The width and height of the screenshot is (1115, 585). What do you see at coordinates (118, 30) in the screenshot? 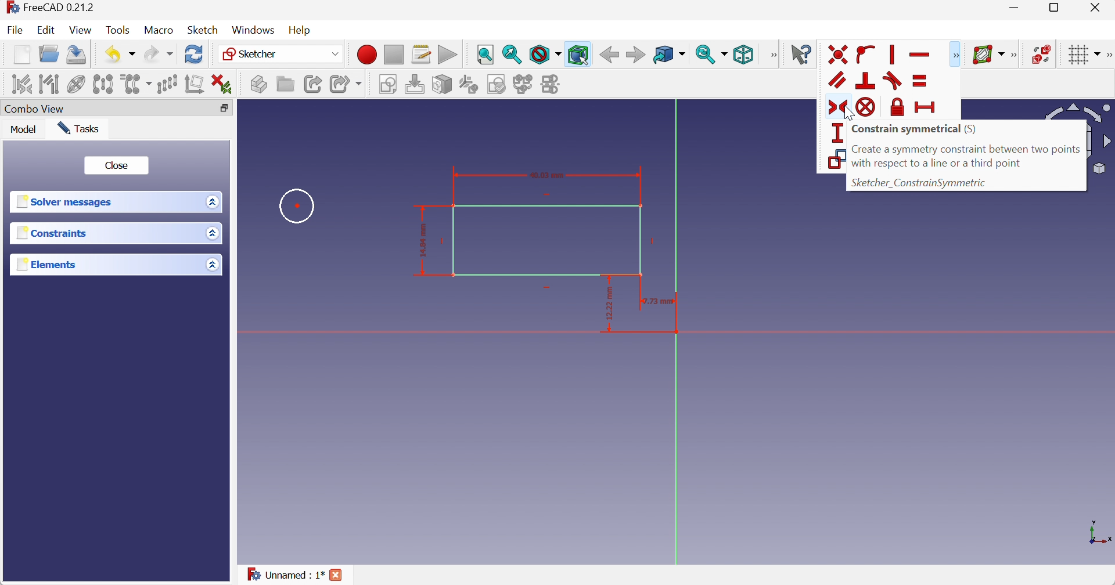
I see `Tools` at bounding box center [118, 30].